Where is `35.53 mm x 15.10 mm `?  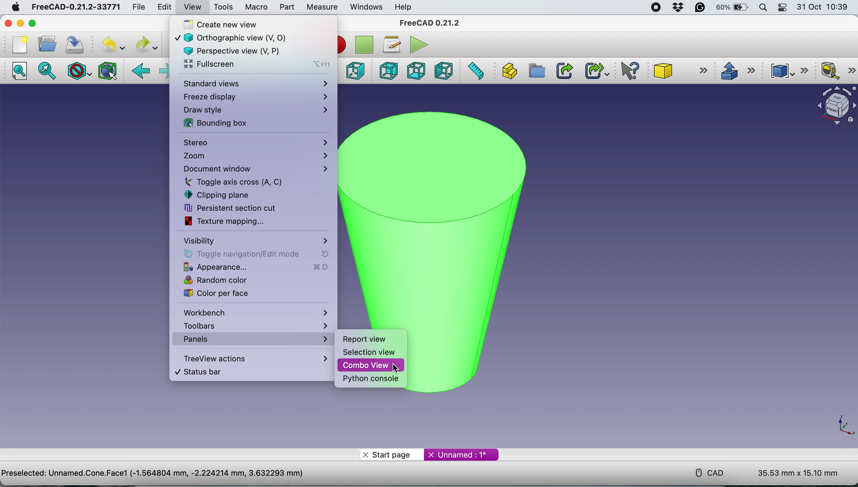
35.53 mm x 15.10 mm  is located at coordinates (798, 474).